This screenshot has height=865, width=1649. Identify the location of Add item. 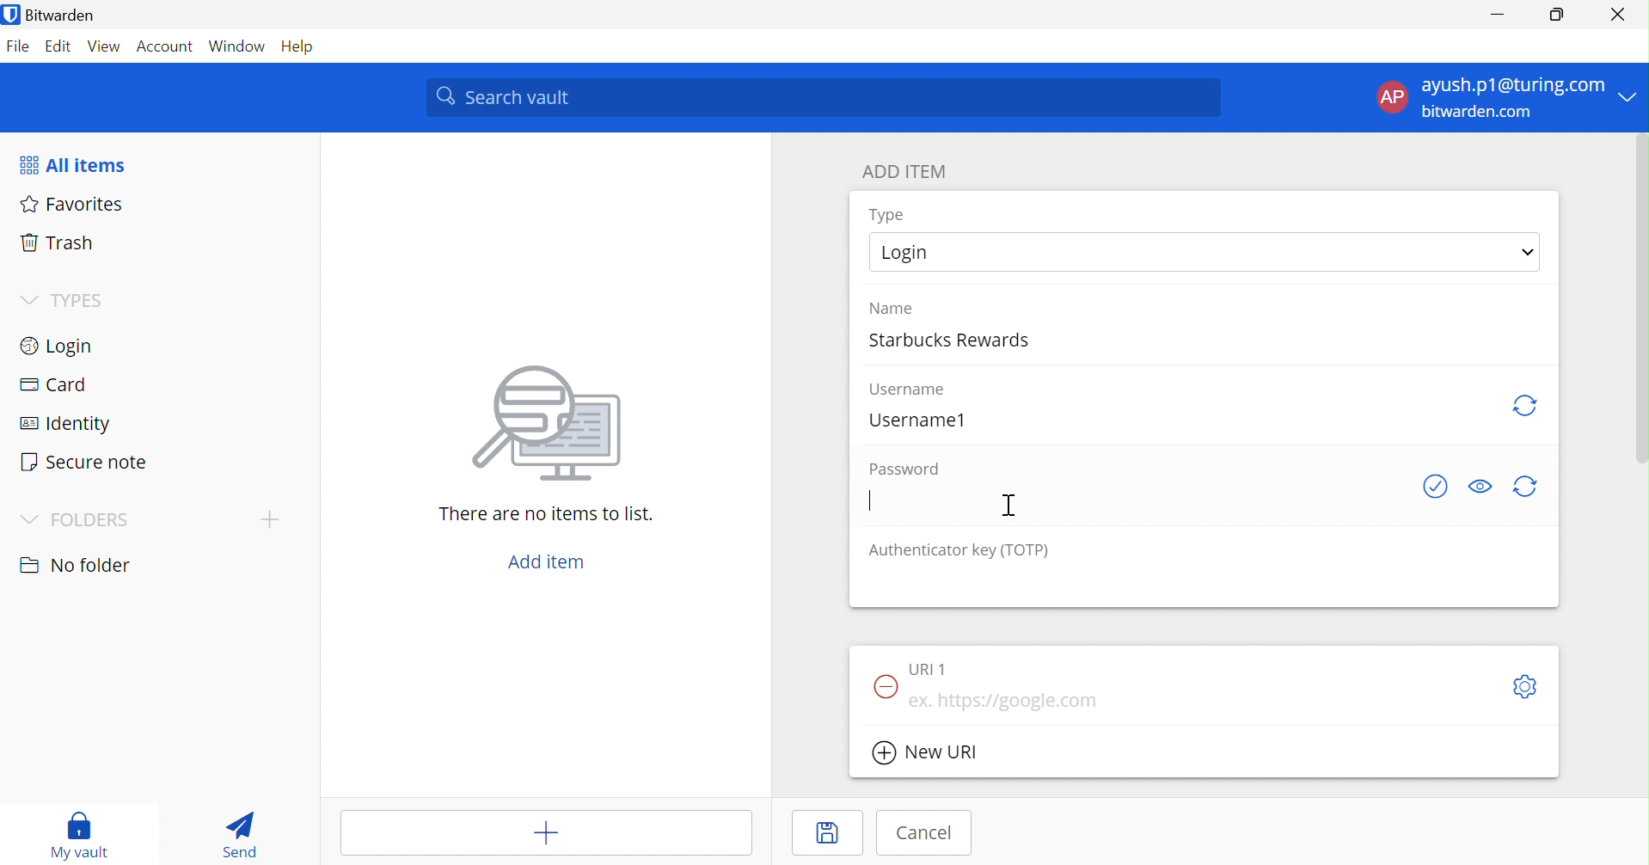
(550, 563).